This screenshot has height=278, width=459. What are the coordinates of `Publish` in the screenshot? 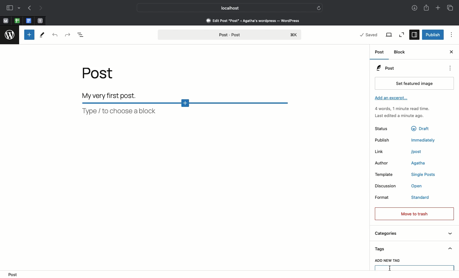 It's located at (433, 34).